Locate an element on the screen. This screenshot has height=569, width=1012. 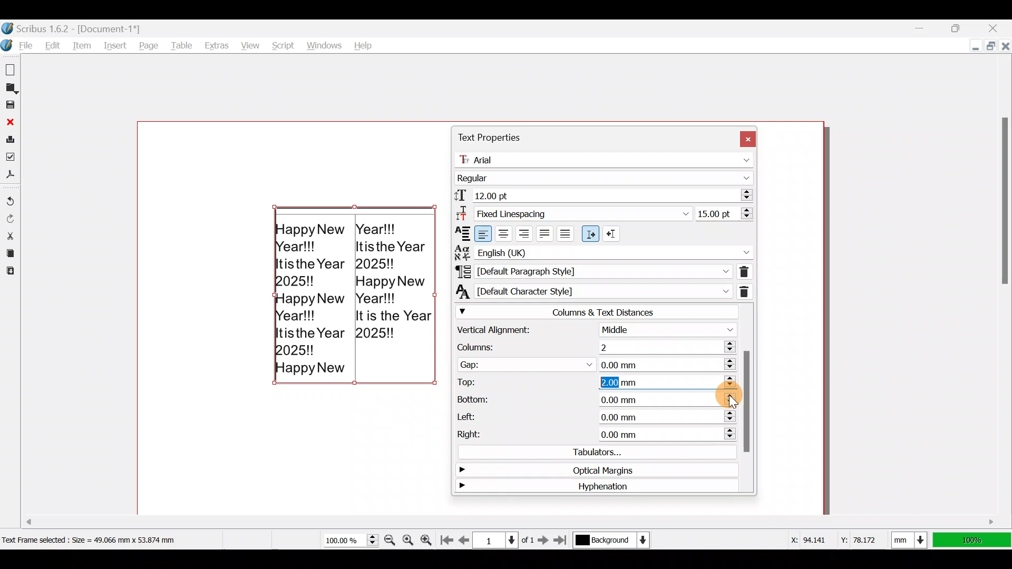
Align text left is located at coordinates (483, 233).